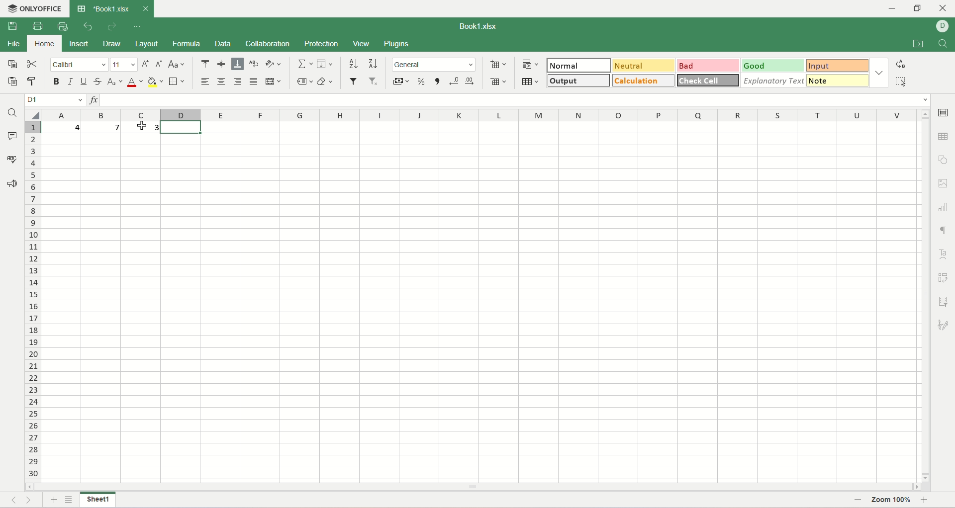  Describe the element at coordinates (81, 8) in the screenshot. I see `application icon` at that location.